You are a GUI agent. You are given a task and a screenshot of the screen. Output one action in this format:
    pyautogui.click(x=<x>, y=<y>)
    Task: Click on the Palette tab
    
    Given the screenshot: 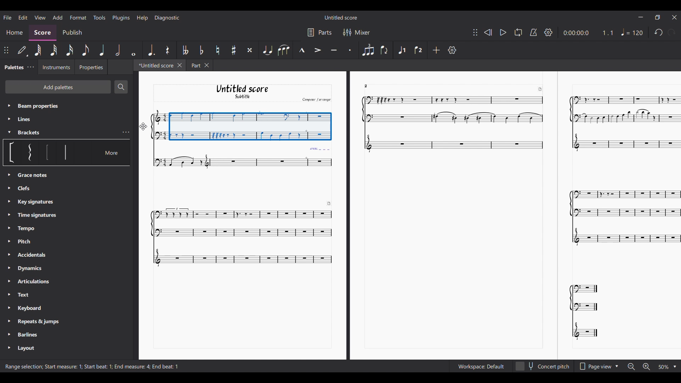 What is the action you would take?
    pyautogui.click(x=13, y=67)
    